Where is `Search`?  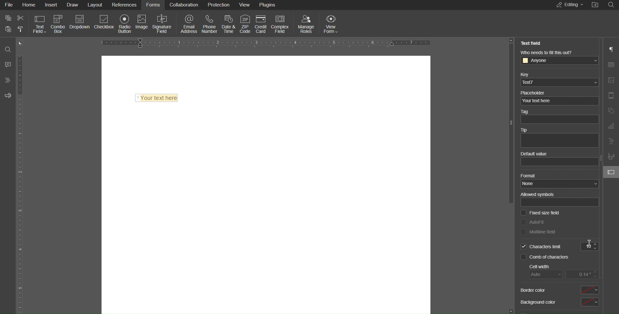
Search is located at coordinates (613, 5).